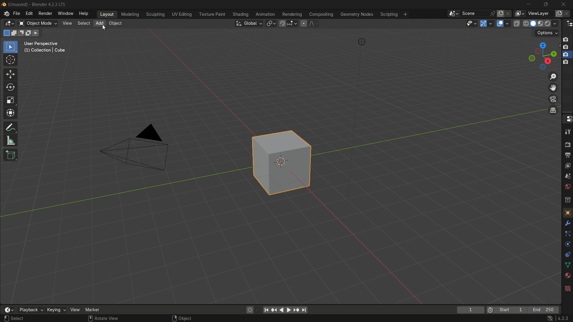 This screenshot has height=322, width=573. What do you see at coordinates (42, 44) in the screenshot?
I see `User Perspective` at bounding box center [42, 44].